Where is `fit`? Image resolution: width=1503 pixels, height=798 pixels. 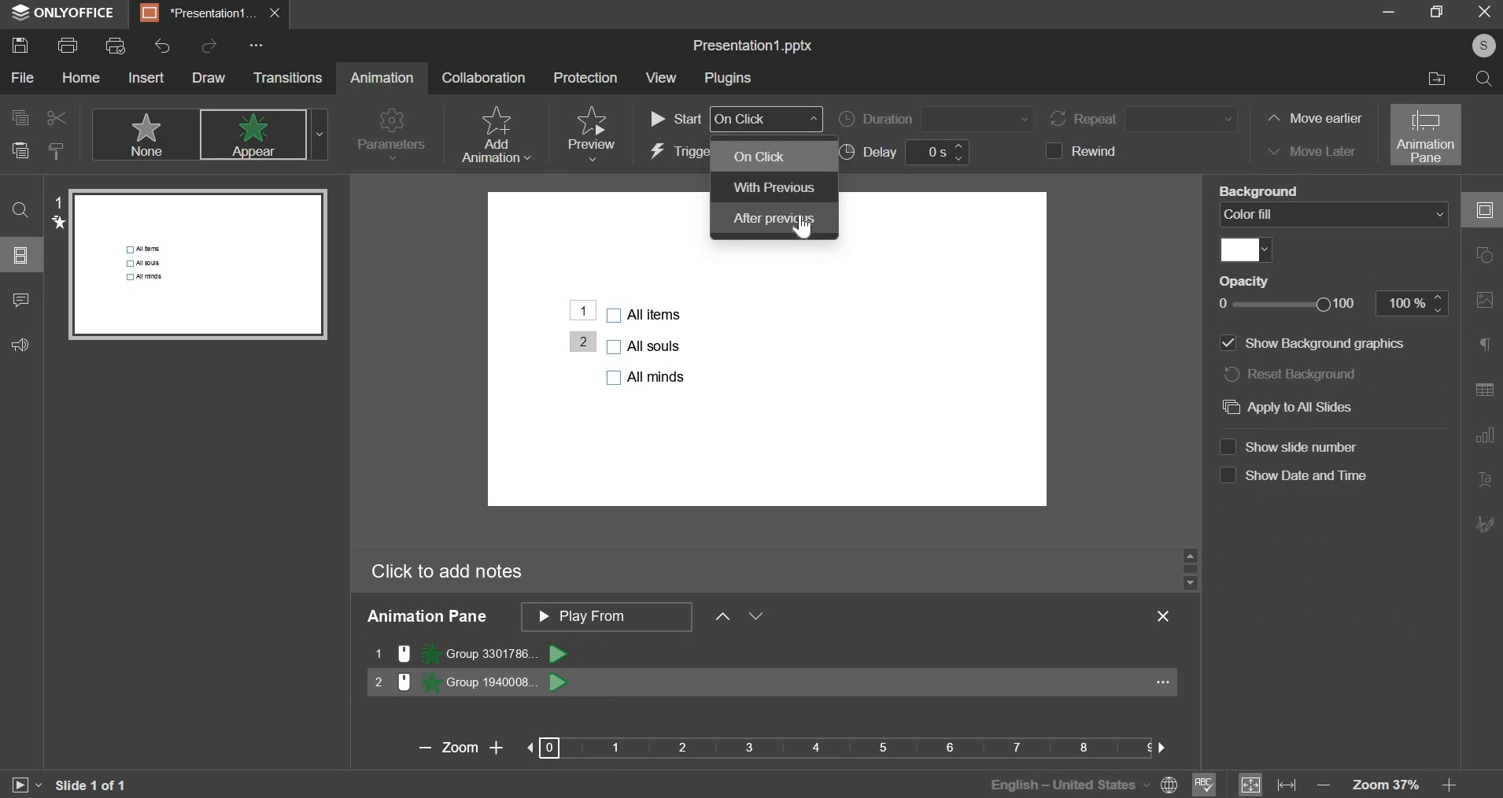
fit is located at coordinates (1268, 783).